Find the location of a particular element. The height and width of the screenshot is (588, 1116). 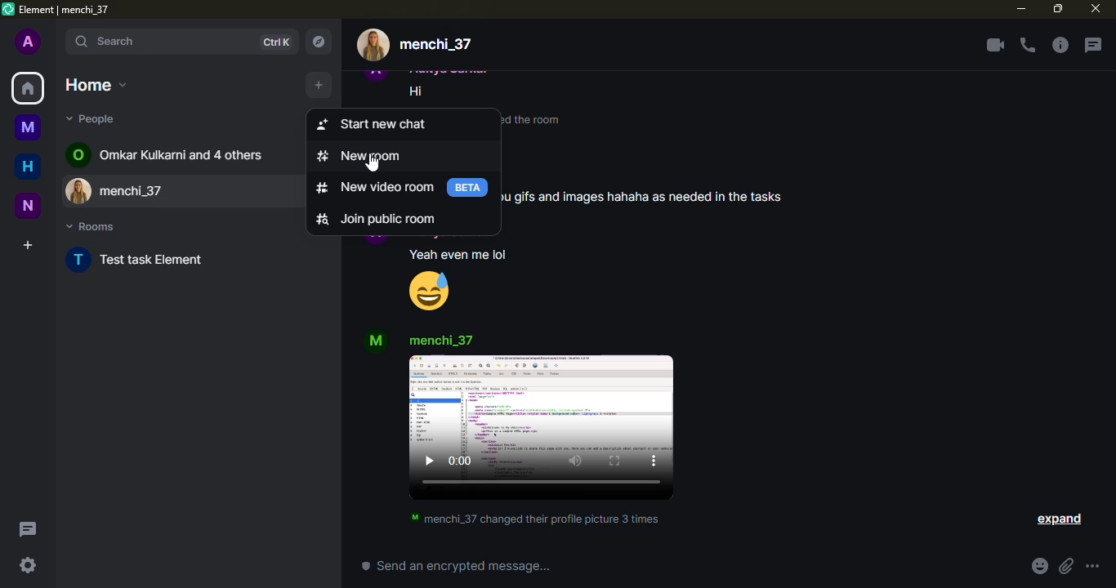

menchi_37 is located at coordinates (440, 341).